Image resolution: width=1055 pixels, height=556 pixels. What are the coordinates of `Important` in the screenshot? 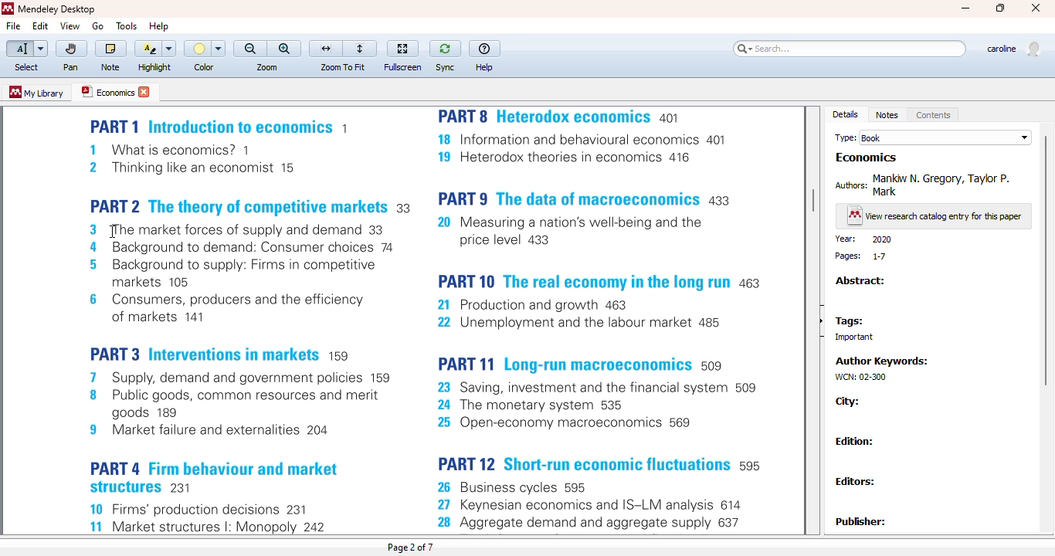 It's located at (853, 336).